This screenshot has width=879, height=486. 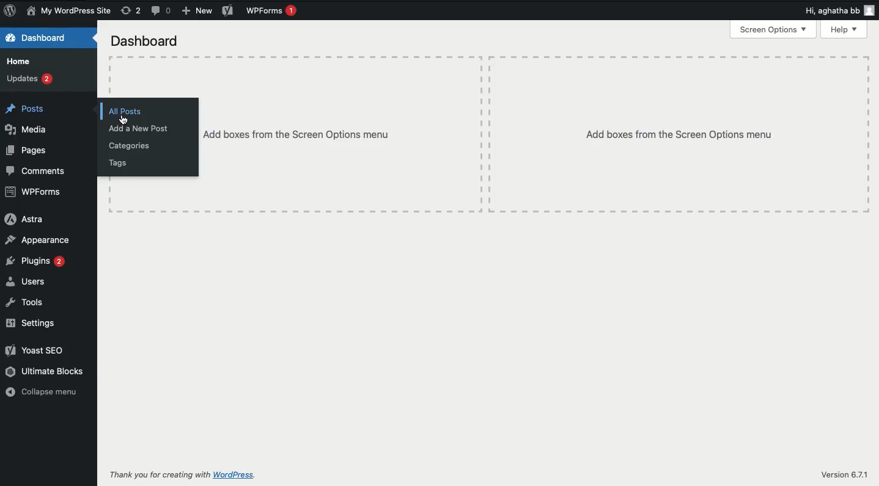 What do you see at coordinates (12, 12) in the screenshot?
I see `Logo` at bounding box center [12, 12].